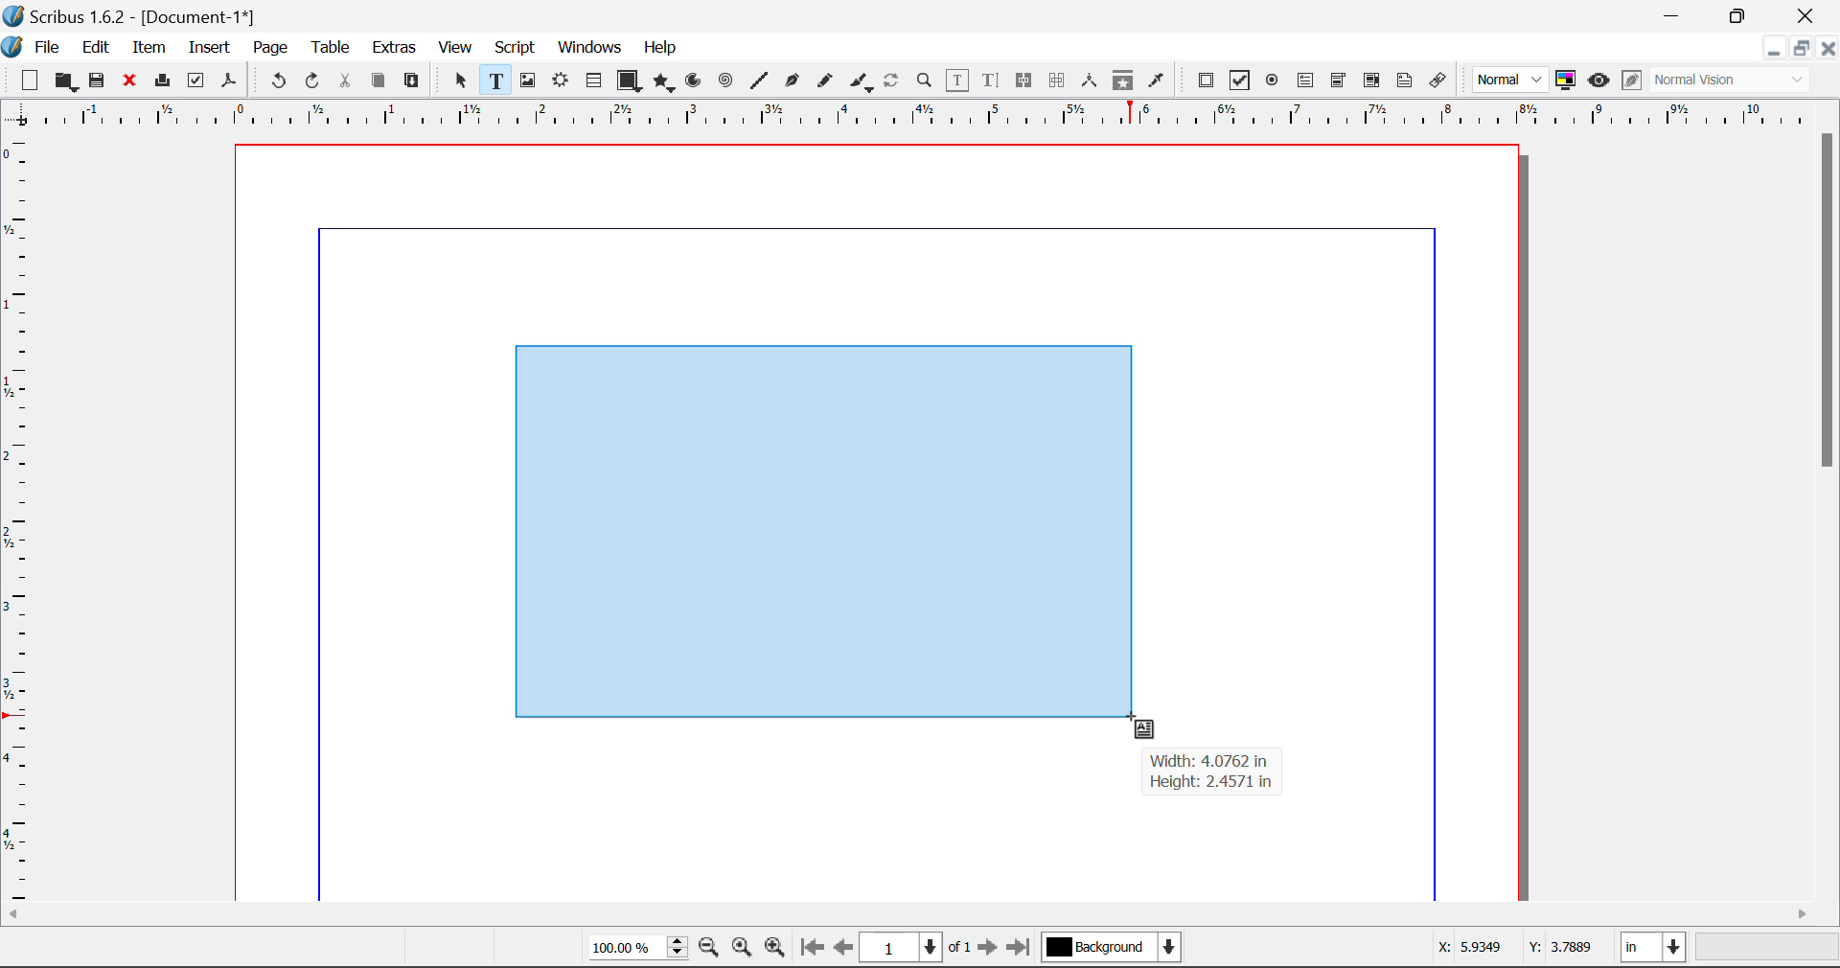 Image resolution: width=1840 pixels, height=968 pixels. Describe the element at coordinates (1737, 81) in the screenshot. I see `Display Visual Appearance` at that location.